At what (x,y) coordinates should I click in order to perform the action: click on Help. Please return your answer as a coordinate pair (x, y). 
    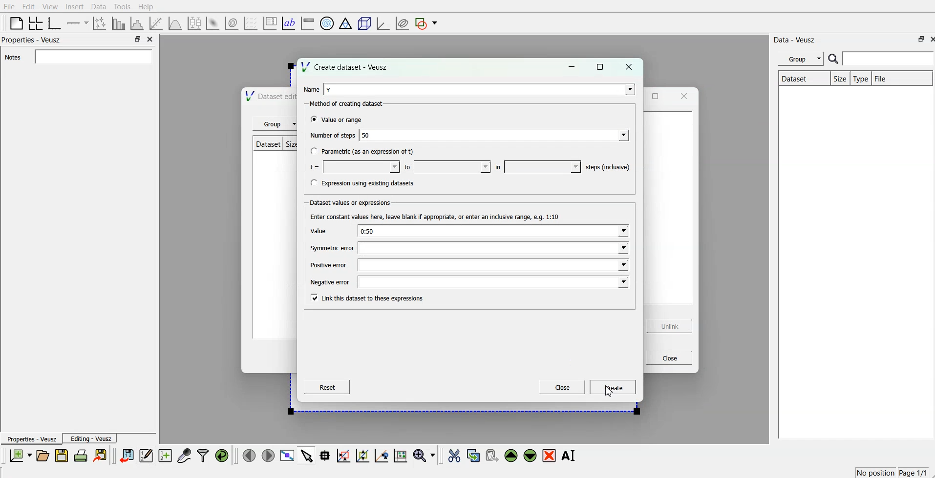
    Looking at the image, I should click on (146, 7).